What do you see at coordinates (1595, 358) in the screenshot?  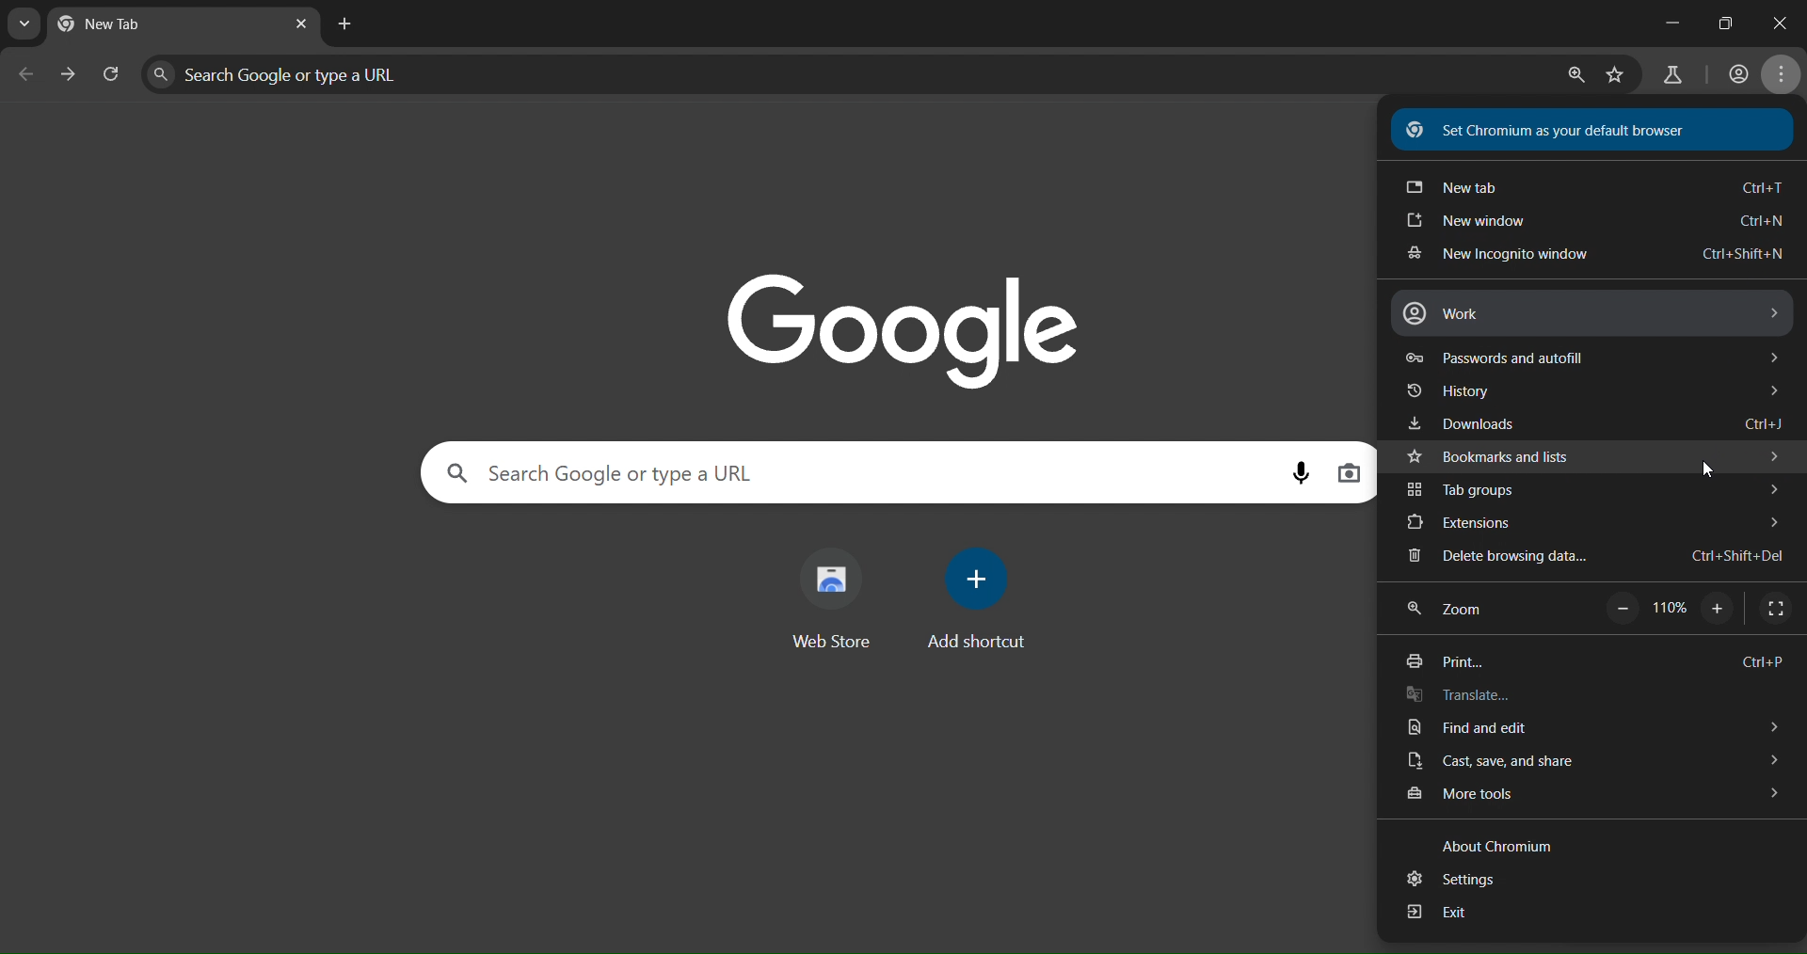 I see `passwords and autofill` at bounding box center [1595, 358].